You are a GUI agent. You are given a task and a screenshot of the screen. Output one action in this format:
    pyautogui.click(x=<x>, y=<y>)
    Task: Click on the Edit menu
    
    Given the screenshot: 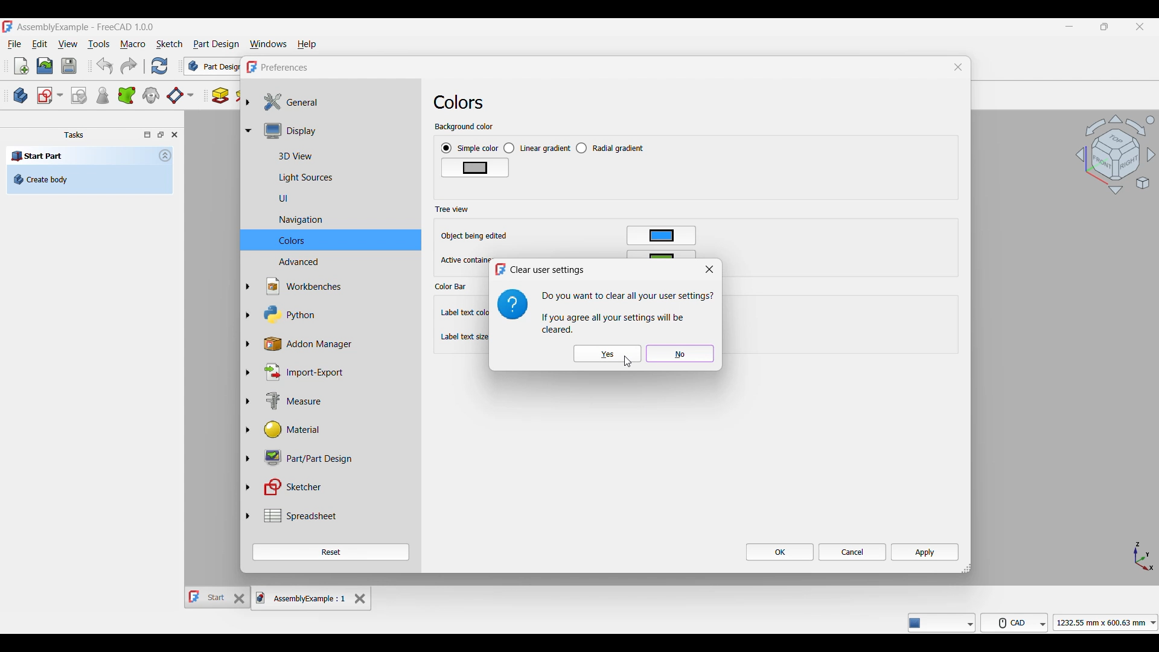 What is the action you would take?
    pyautogui.click(x=40, y=43)
    